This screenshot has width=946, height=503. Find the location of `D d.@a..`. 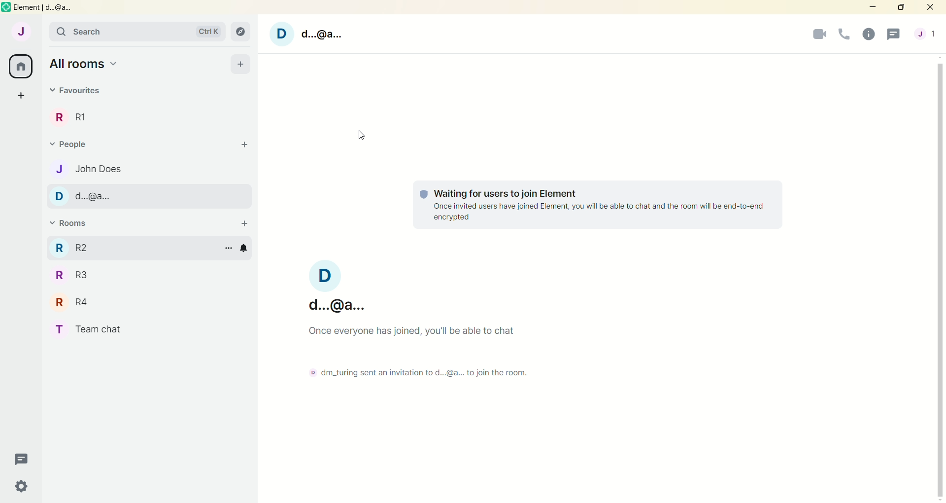

D d.@a.. is located at coordinates (91, 197).